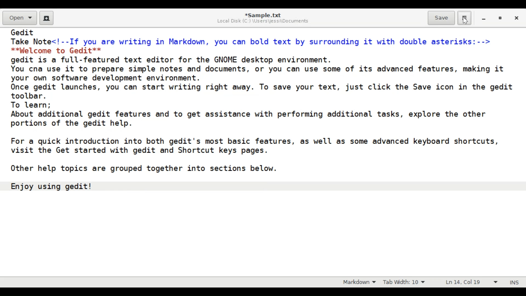 The width and height of the screenshot is (526, 296). What do you see at coordinates (403, 282) in the screenshot?
I see `Tab Width: 10` at bounding box center [403, 282].